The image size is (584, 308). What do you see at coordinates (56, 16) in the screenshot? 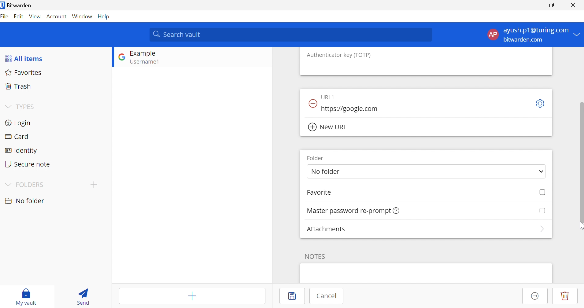
I see `Account` at bounding box center [56, 16].